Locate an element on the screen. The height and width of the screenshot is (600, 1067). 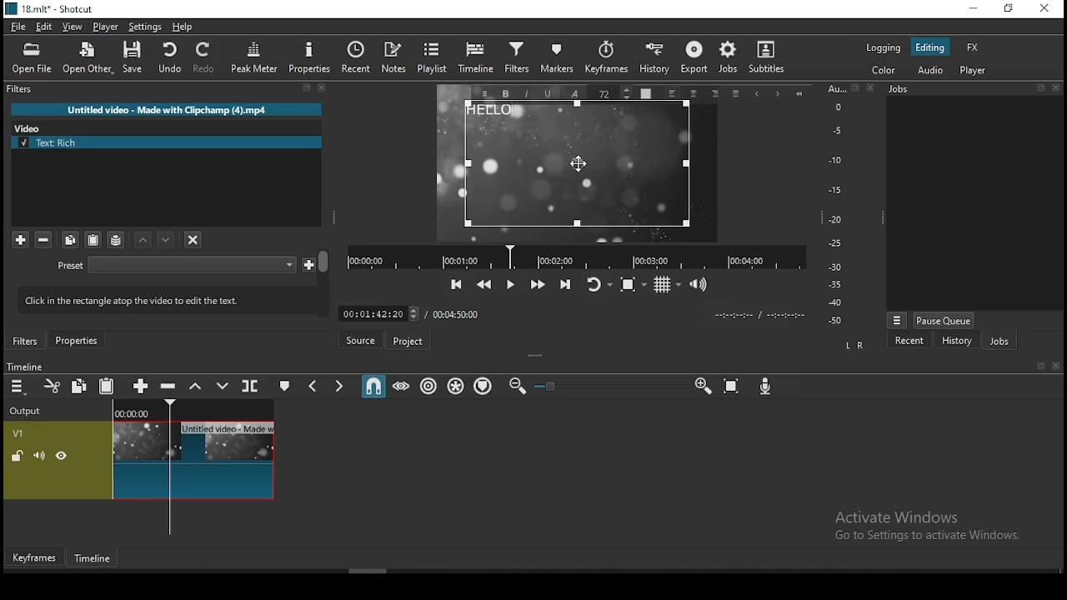
copy is located at coordinates (71, 240).